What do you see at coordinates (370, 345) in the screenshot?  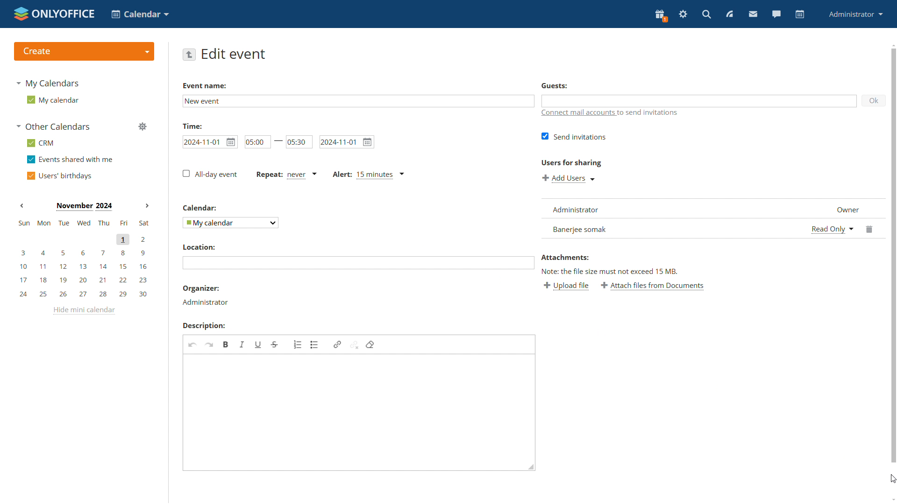 I see `remove format` at bounding box center [370, 345].